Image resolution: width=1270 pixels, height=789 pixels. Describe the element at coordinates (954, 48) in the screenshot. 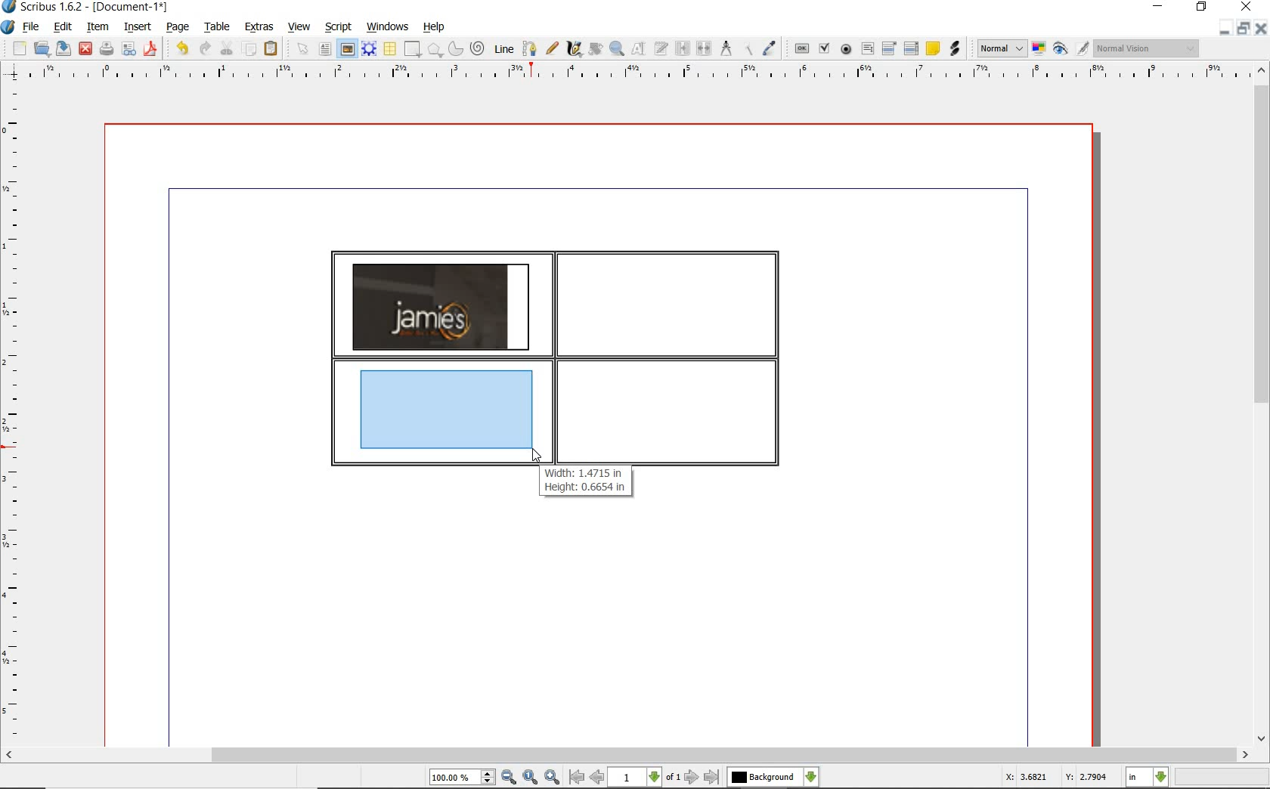

I see `link annotation` at that location.